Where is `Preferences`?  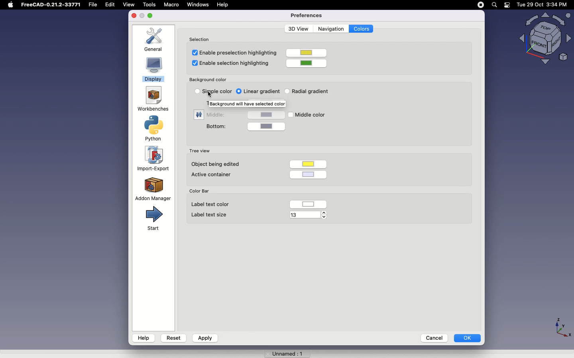 Preferences is located at coordinates (306, 15).